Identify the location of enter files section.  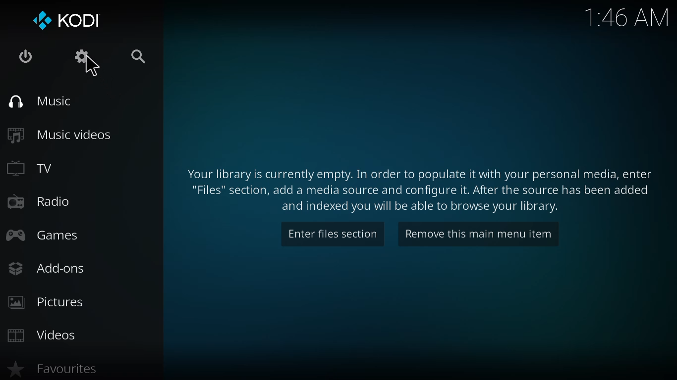
(332, 235).